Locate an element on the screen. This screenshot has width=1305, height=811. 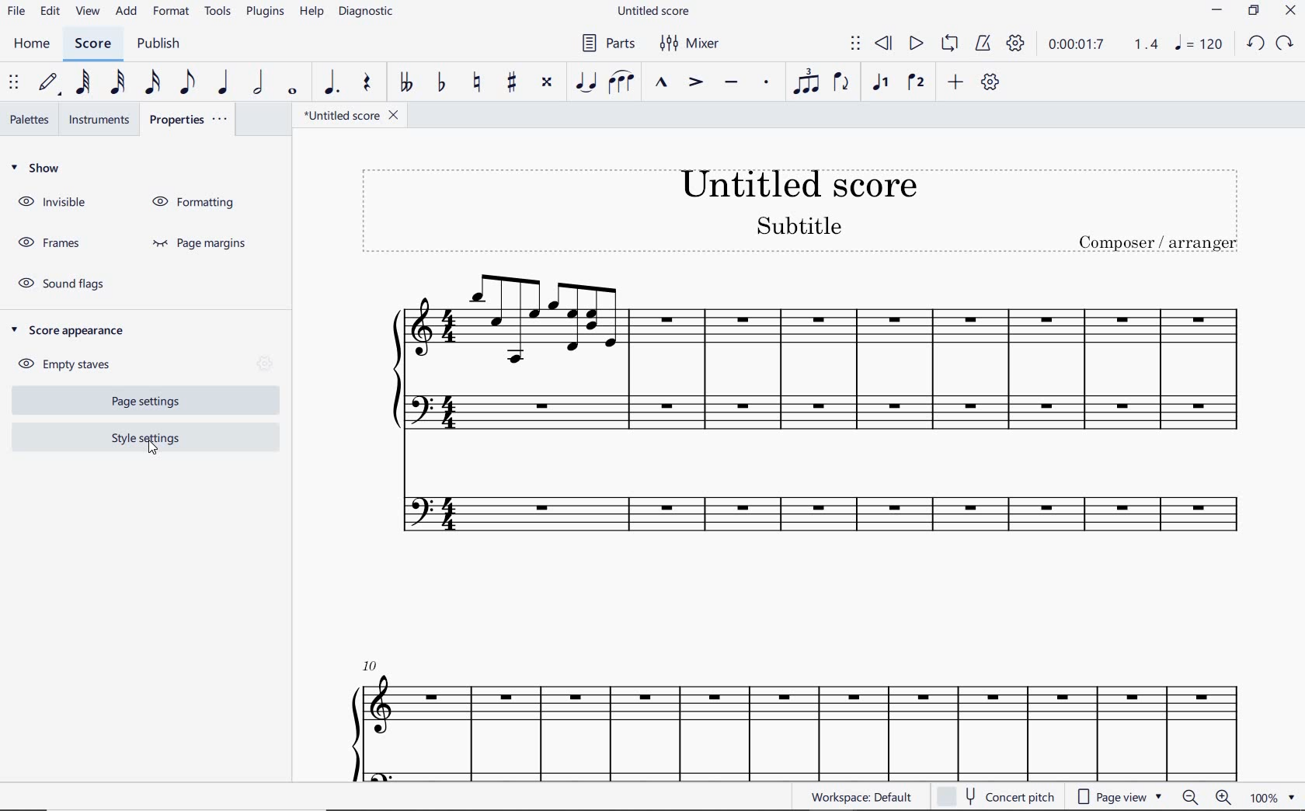
SOUND FLAGS is located at coordinates (65, 284).